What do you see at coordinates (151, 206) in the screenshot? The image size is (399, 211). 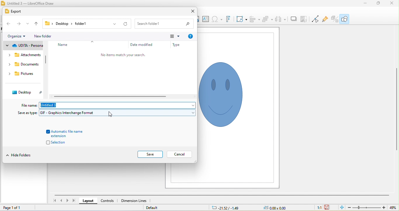 I see `default` at bounding box center [151, 206].